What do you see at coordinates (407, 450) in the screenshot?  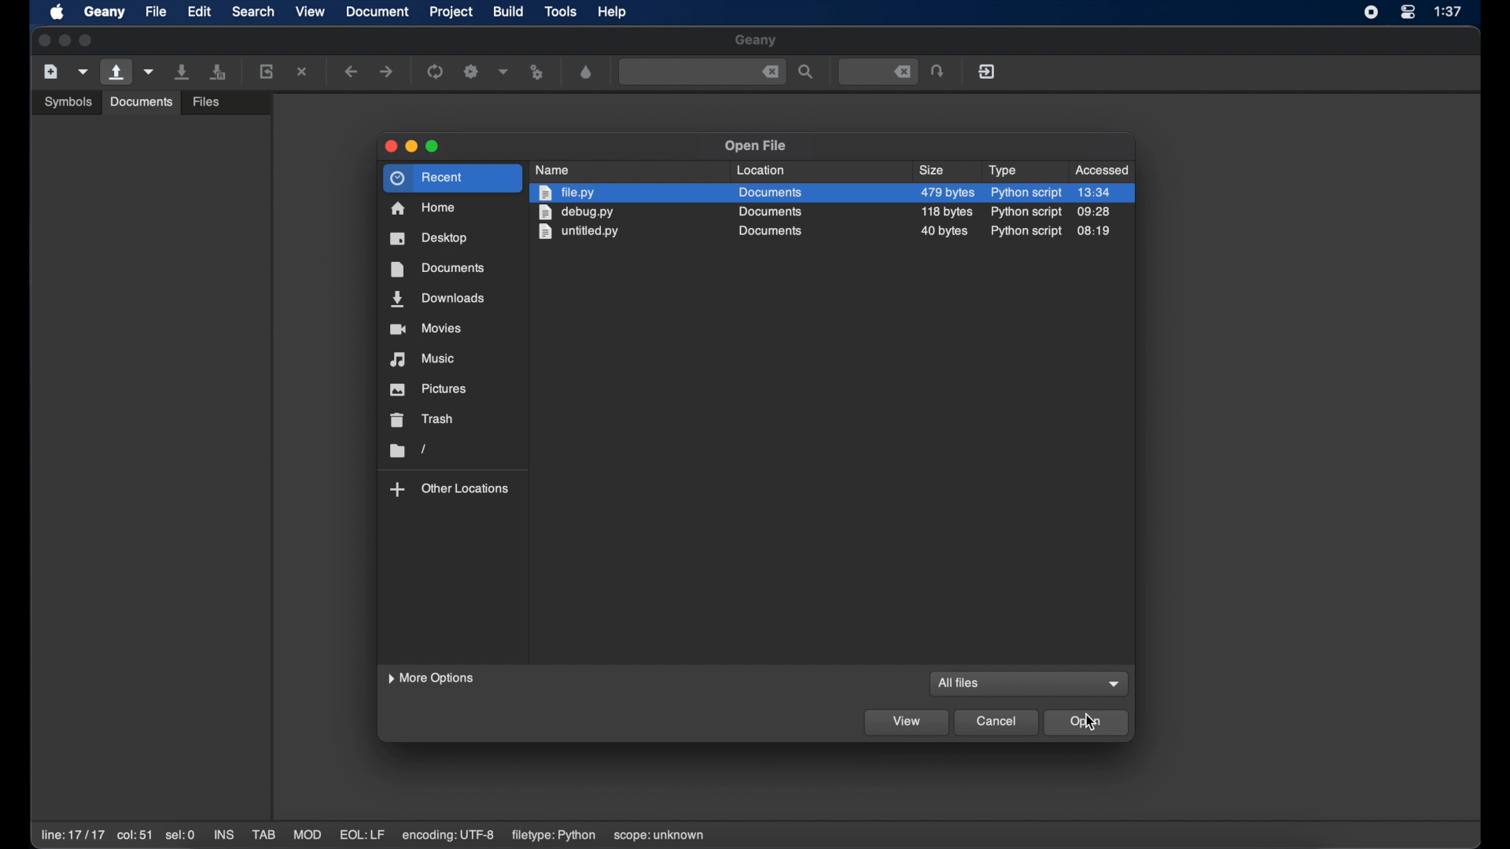 I see `folder` at bounding box center [407, 450].